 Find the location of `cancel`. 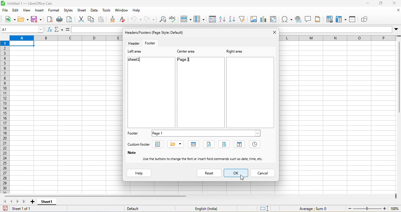

cancel is located at coordinates (263, 173).